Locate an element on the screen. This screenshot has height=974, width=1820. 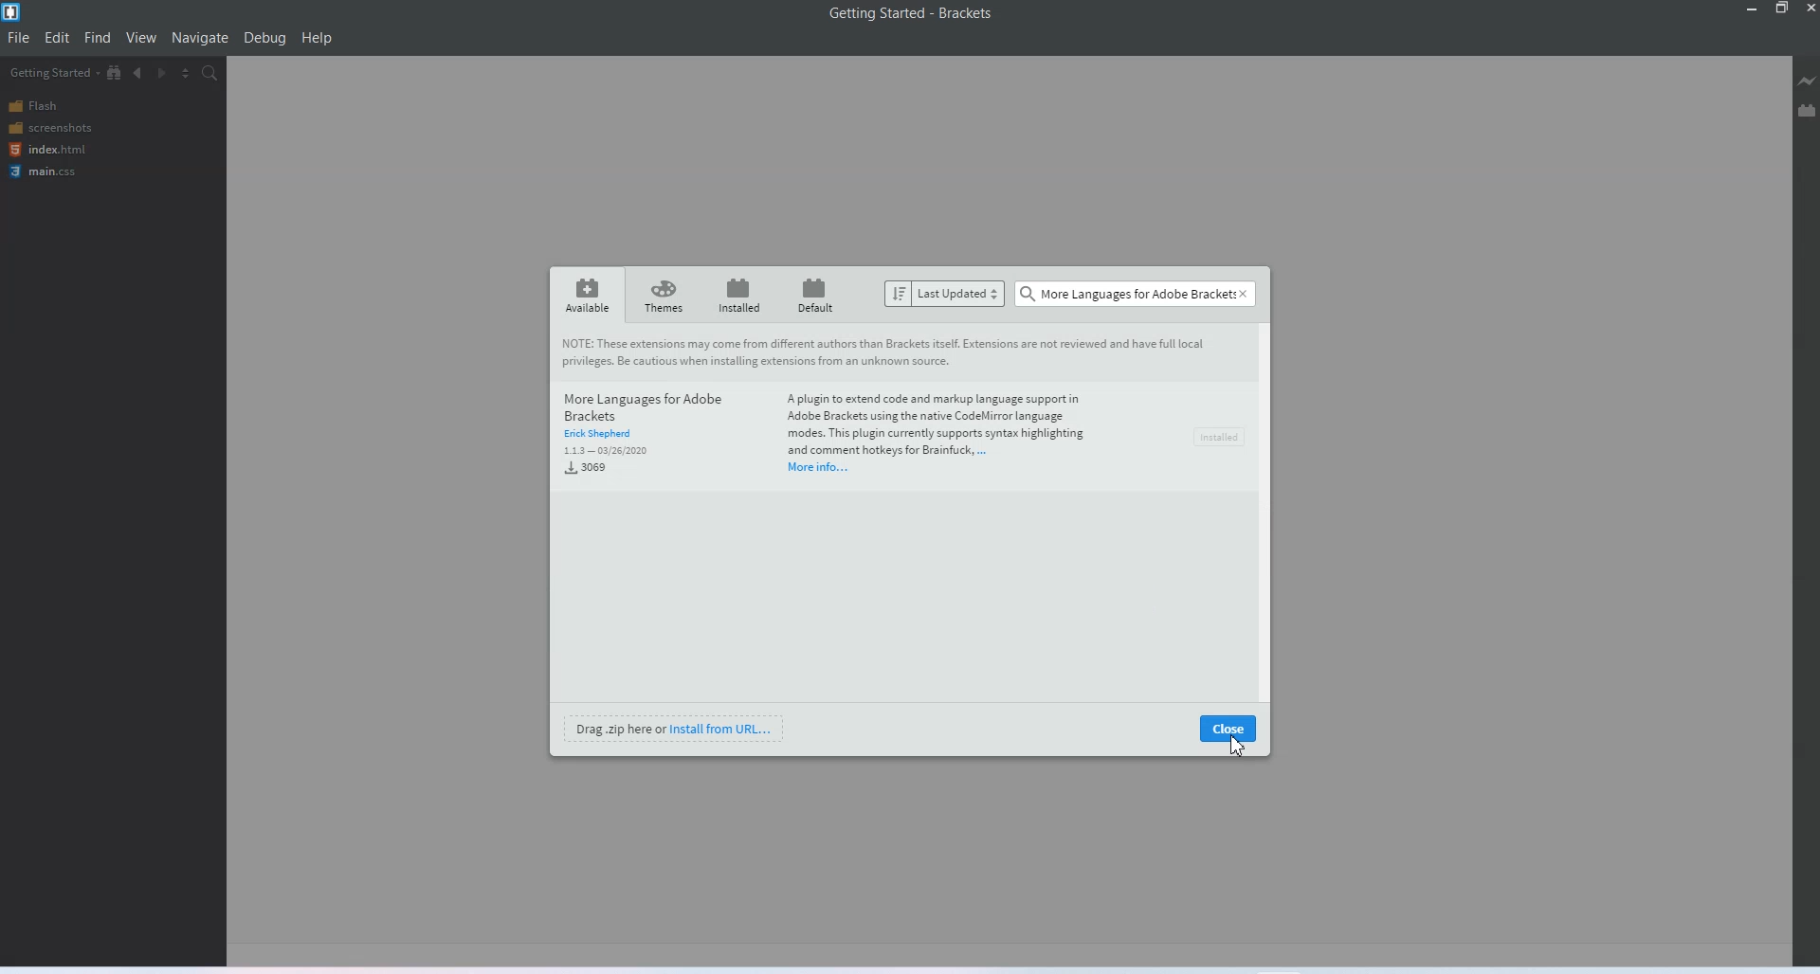
Navigate is located at coordinates (200, 38).